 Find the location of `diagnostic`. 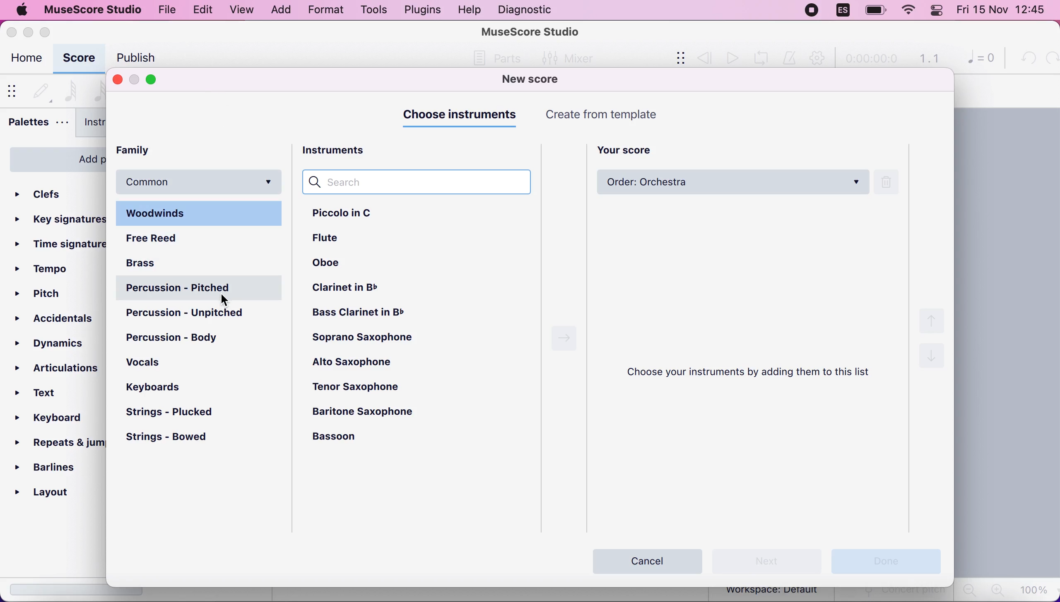

diagnostic is located at coordinates (528, 10).